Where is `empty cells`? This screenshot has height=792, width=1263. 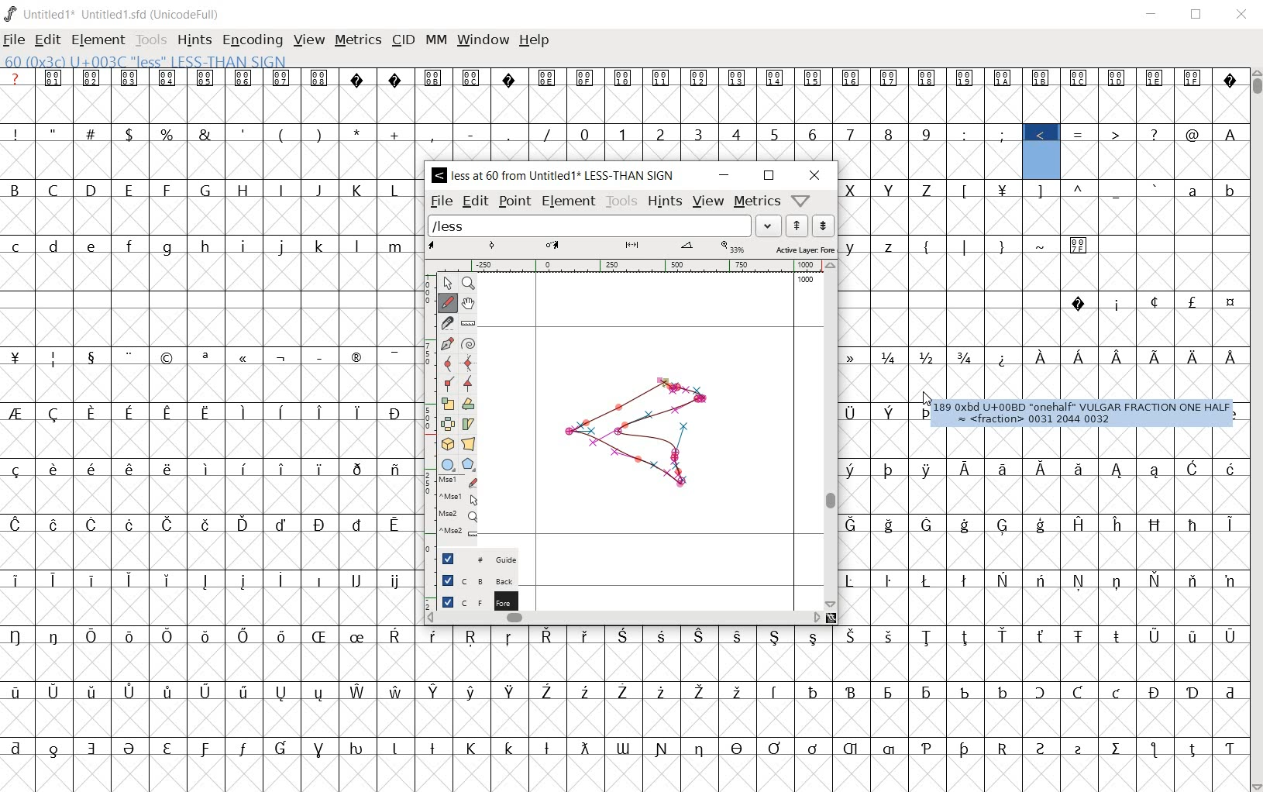
empty cells is located at coordinates (624, 718).